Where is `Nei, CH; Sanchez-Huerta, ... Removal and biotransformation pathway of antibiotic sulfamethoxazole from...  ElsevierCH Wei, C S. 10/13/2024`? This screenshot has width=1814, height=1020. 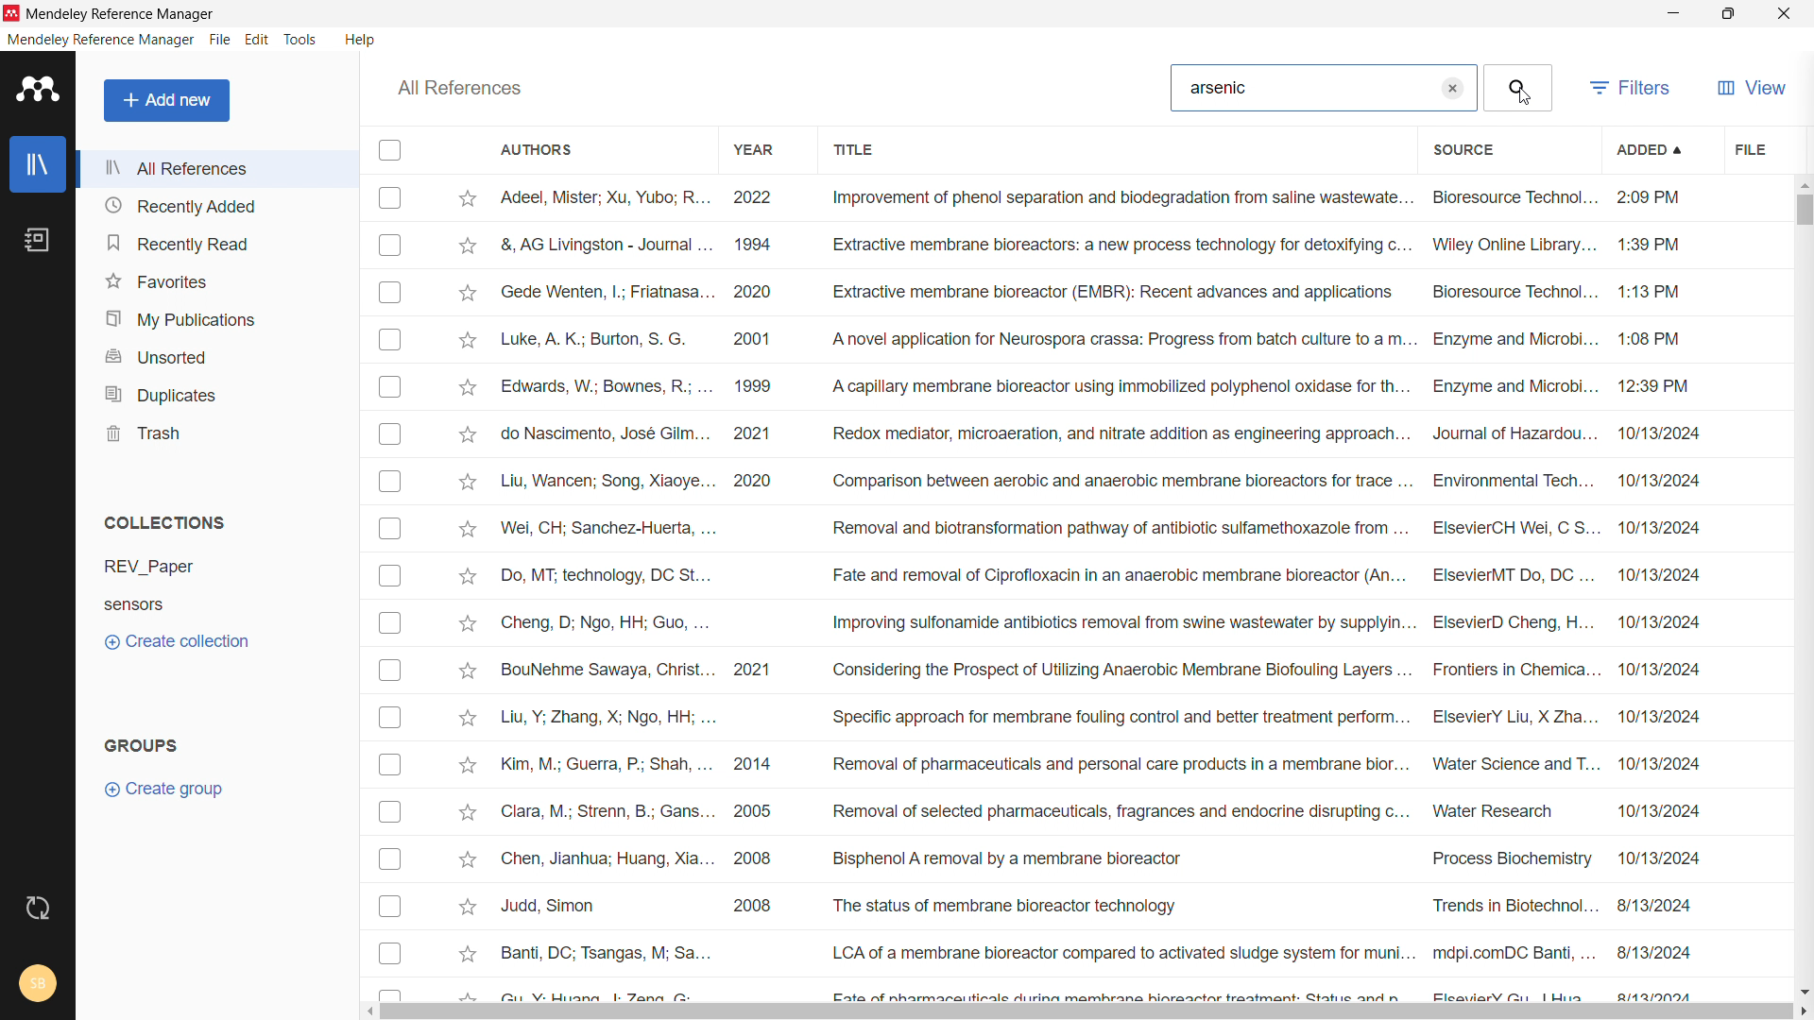 Nei, CH; Sanchez-Huerta, ... Removal and biotransformation pathway of antibiotic sulfamethoxazole from...  ElsevierCH Wei, C S. 10/13/2024 is located at coordinates (1102, 528).